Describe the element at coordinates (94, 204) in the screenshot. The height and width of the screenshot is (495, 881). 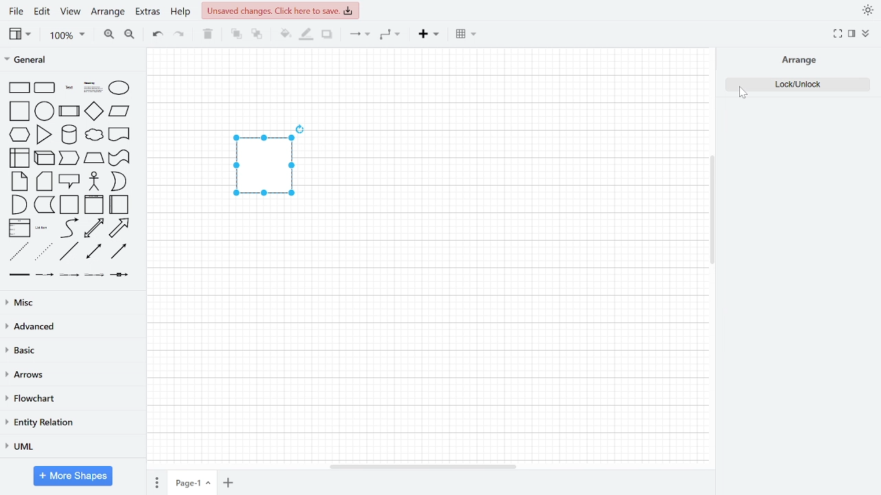
I see `vertical container` at that location.